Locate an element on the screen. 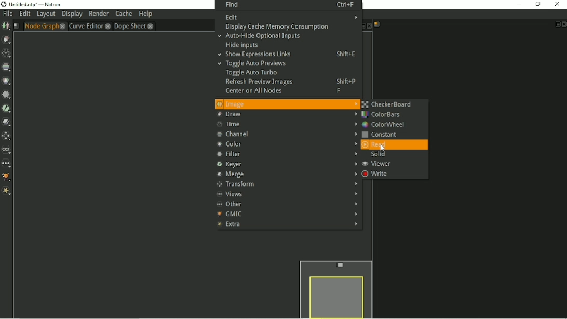 This screenshot has width=567, height=319. Hide inputs is located at coordinates (243, 45).